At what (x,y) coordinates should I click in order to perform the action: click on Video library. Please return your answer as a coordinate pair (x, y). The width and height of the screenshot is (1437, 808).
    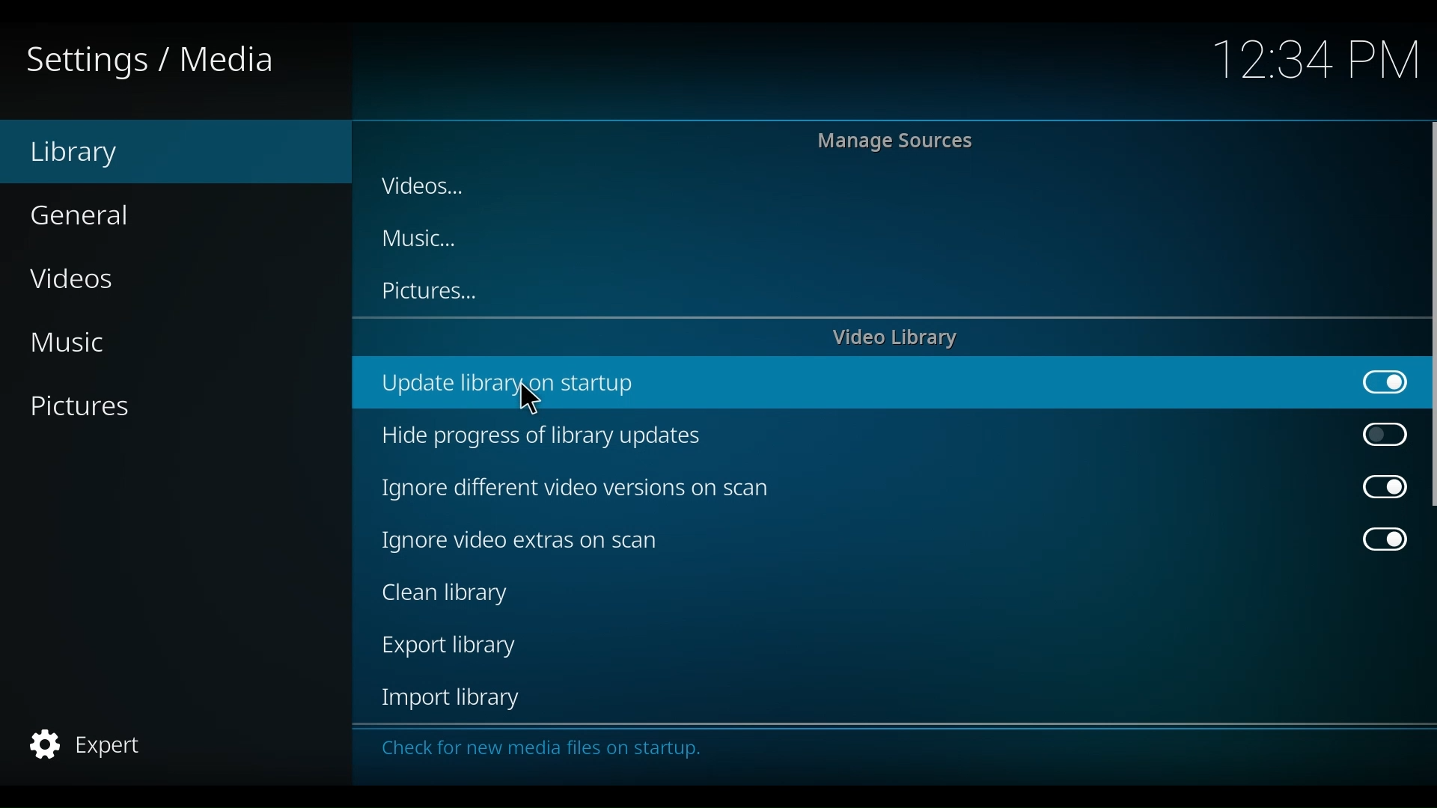
    Looking at the image, I should click on (894, 335).